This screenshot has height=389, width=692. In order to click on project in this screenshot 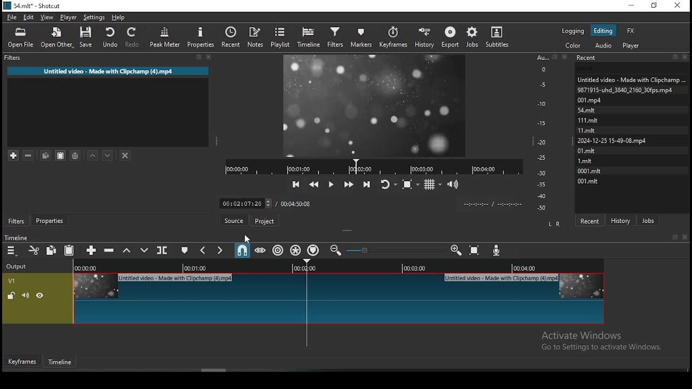, I will do `click(263, 221)`.